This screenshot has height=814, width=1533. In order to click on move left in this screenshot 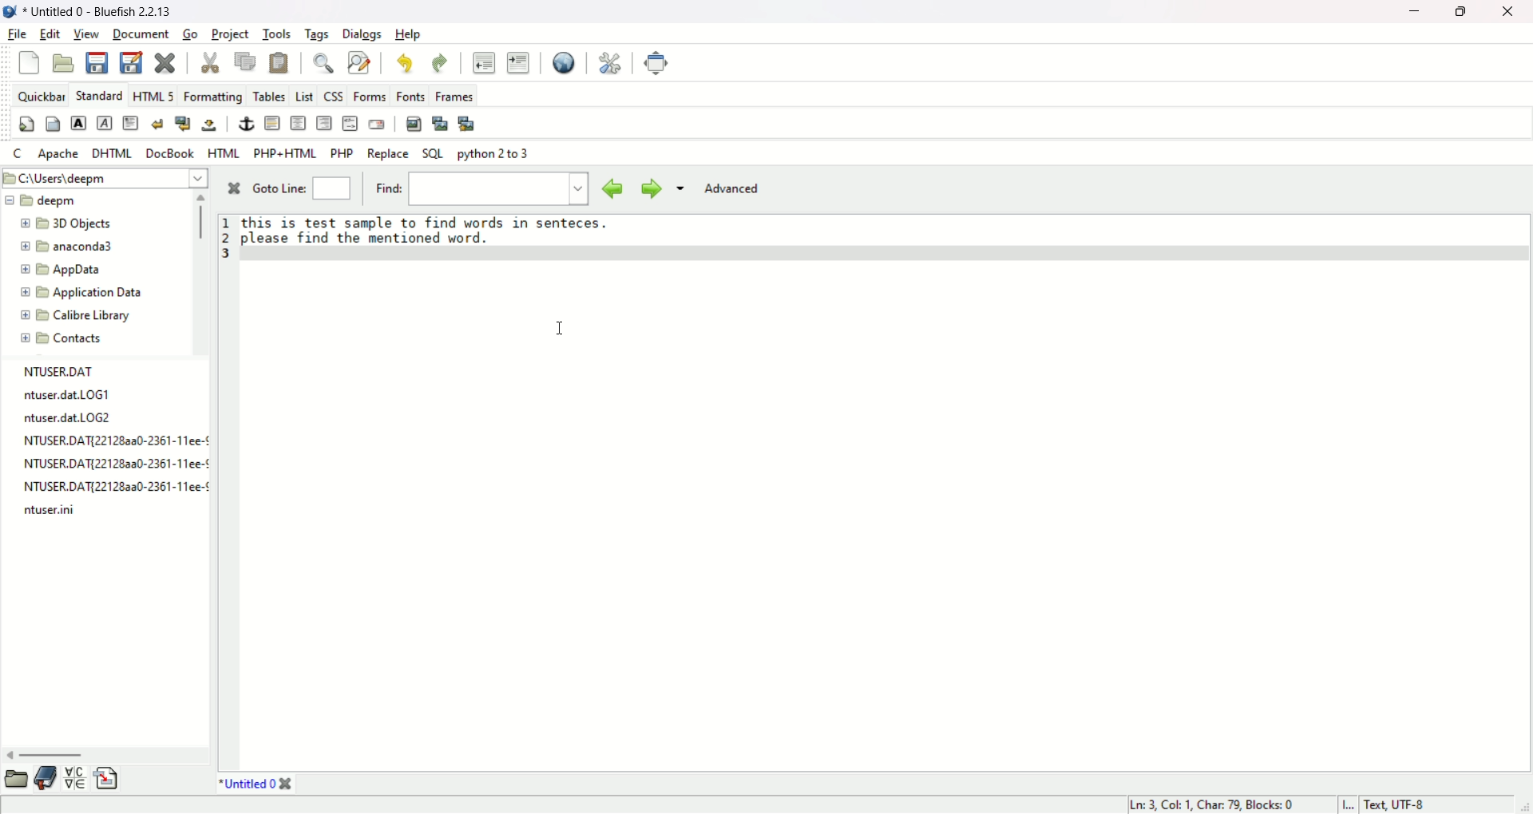, I will do `click(10, 755)`.